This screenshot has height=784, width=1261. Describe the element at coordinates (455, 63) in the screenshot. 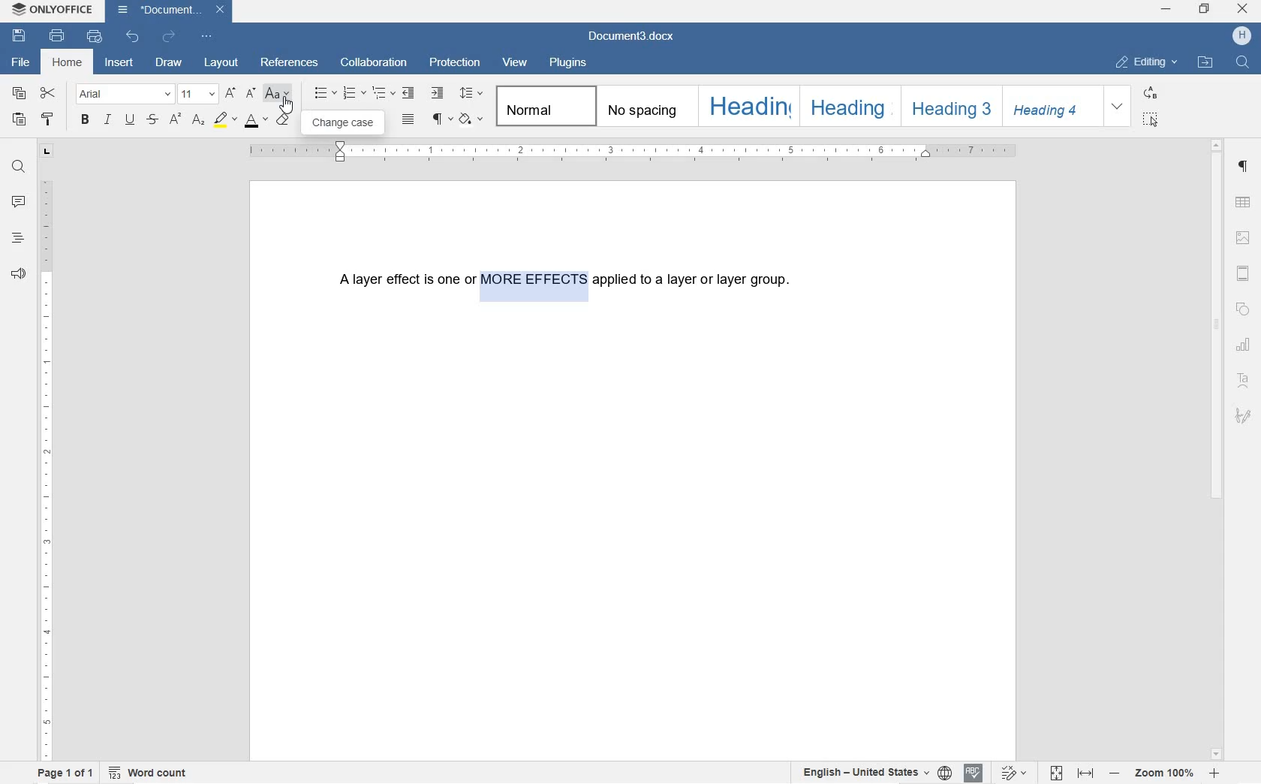

I see `PROTECTION` at that location.